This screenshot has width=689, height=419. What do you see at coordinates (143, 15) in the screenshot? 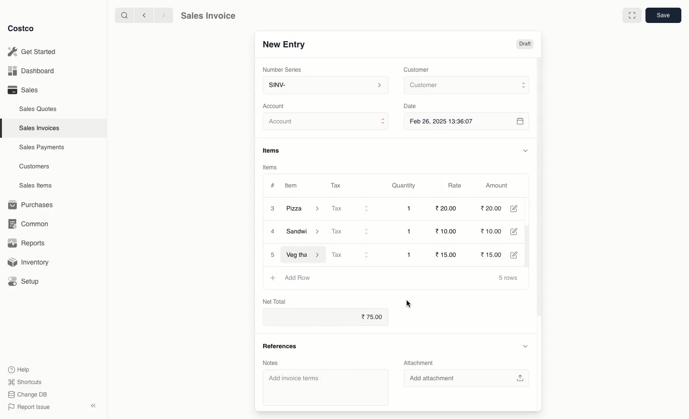
I see `Back` at bounding box center [143, 15].